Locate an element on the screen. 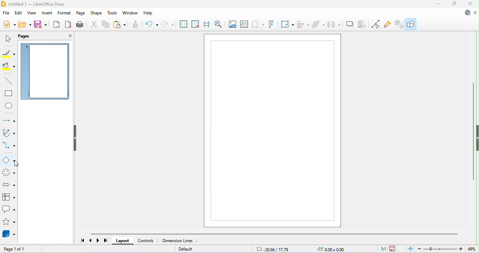  cut is located at coordinates (94, 25).